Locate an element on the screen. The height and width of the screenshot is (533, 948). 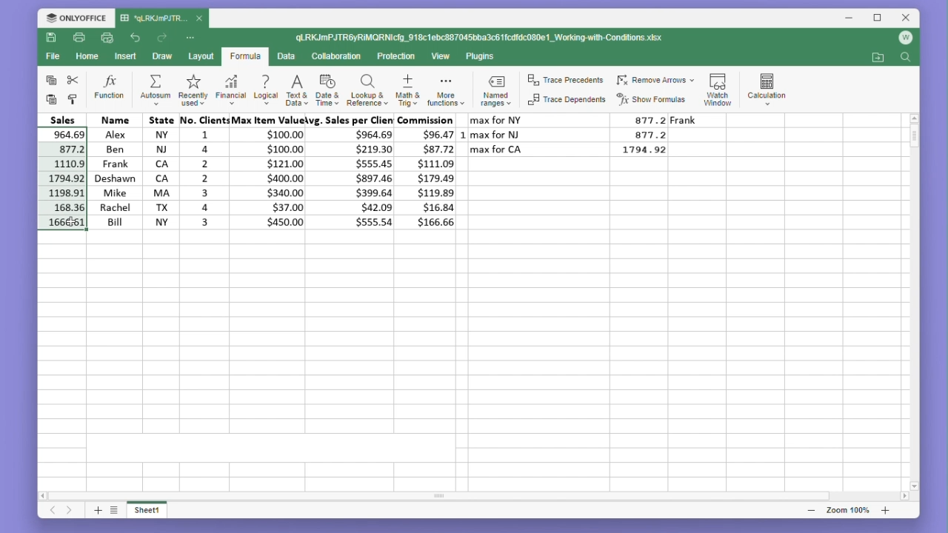
'qLRKJmJTR... is located at coordinates (153, 19).